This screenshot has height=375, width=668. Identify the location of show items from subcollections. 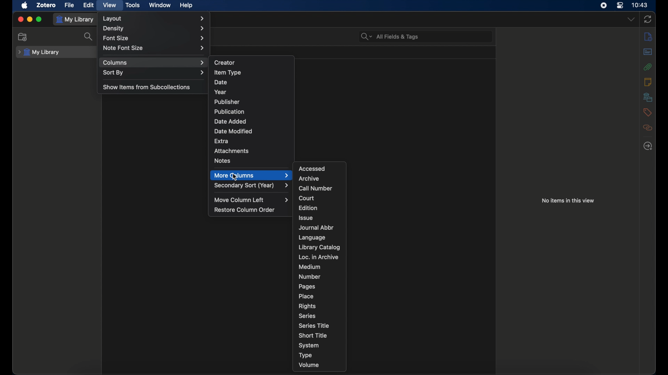
(147, 87).